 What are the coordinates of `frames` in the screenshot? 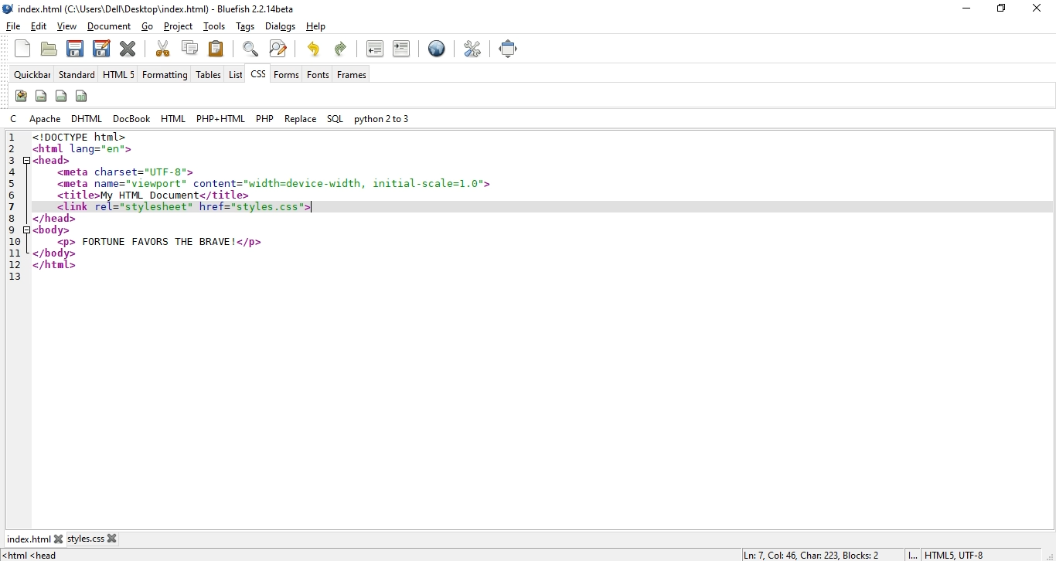 It's located at (353, 75).